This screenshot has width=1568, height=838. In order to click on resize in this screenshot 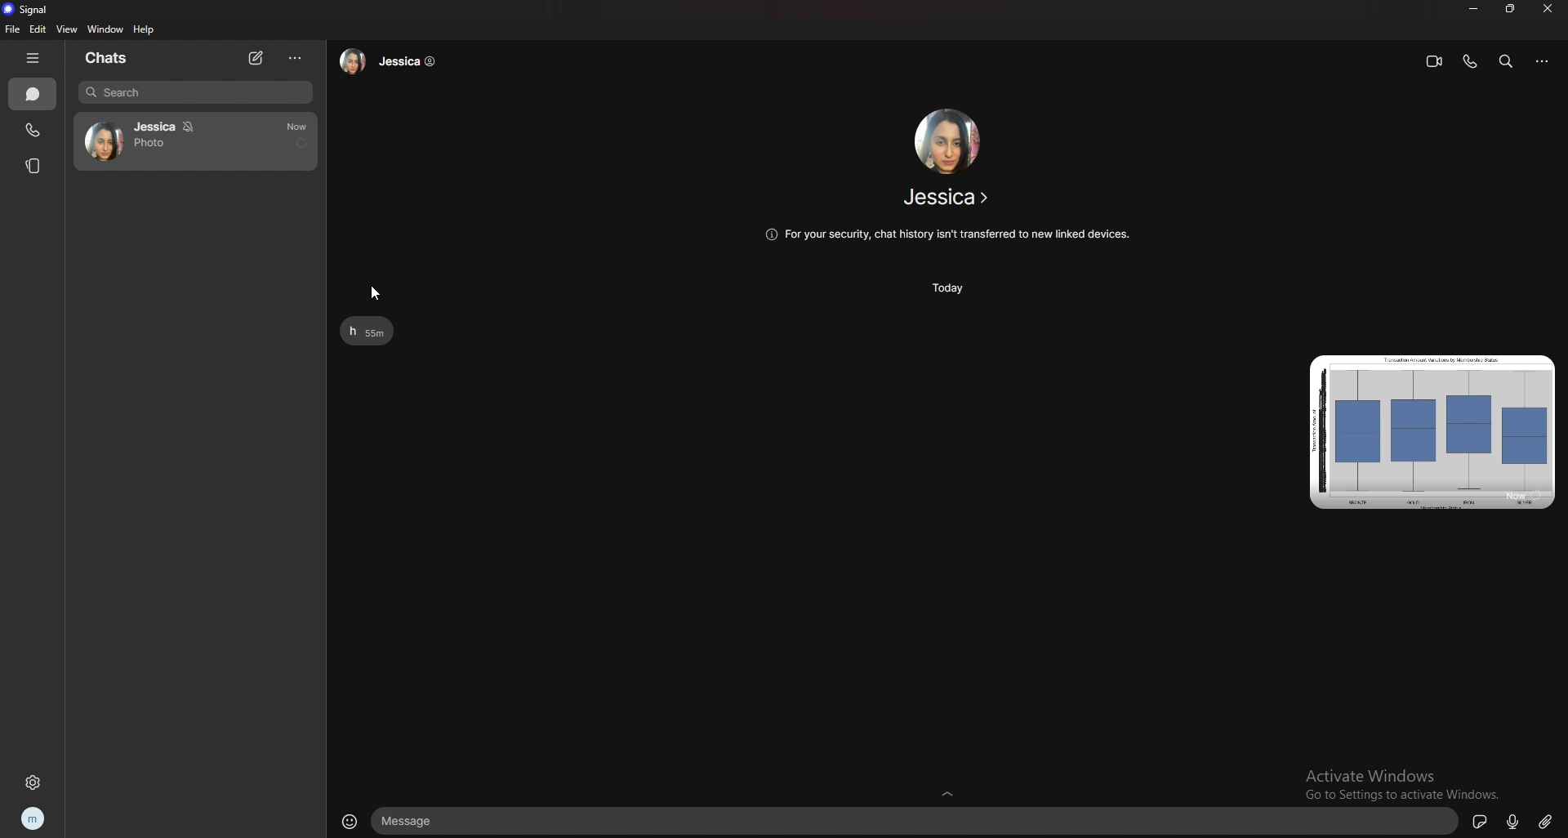, I will do `click(1511, 11)`.